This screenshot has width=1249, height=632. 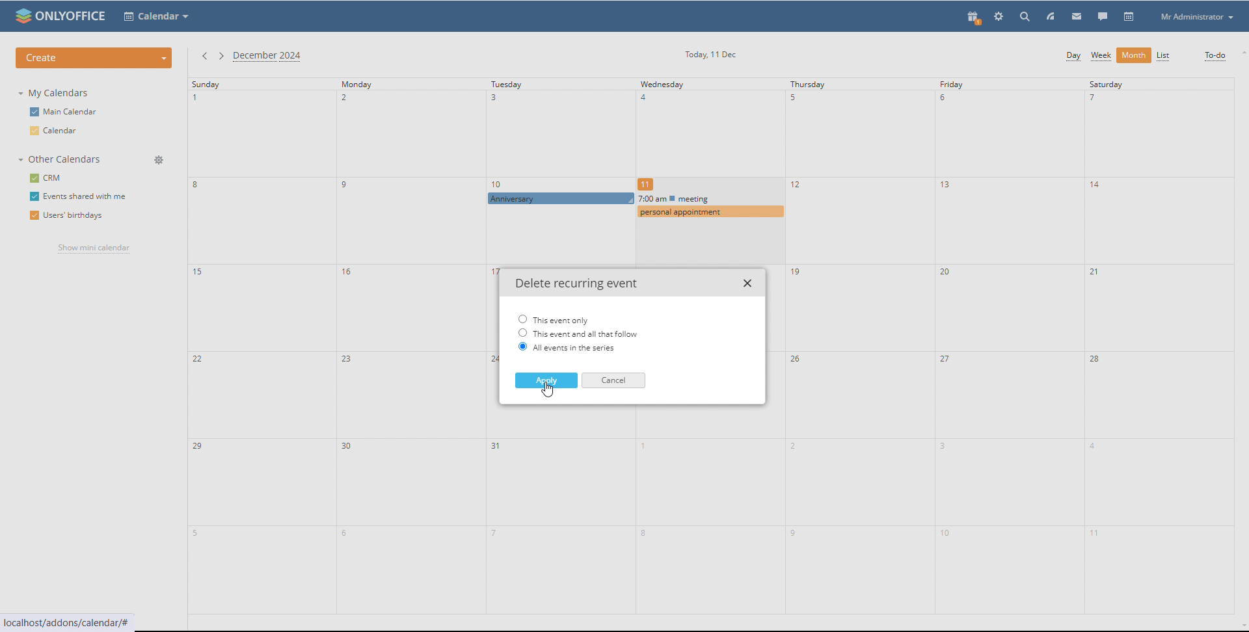 I want to click on sunday, so click(x=262, y=346).